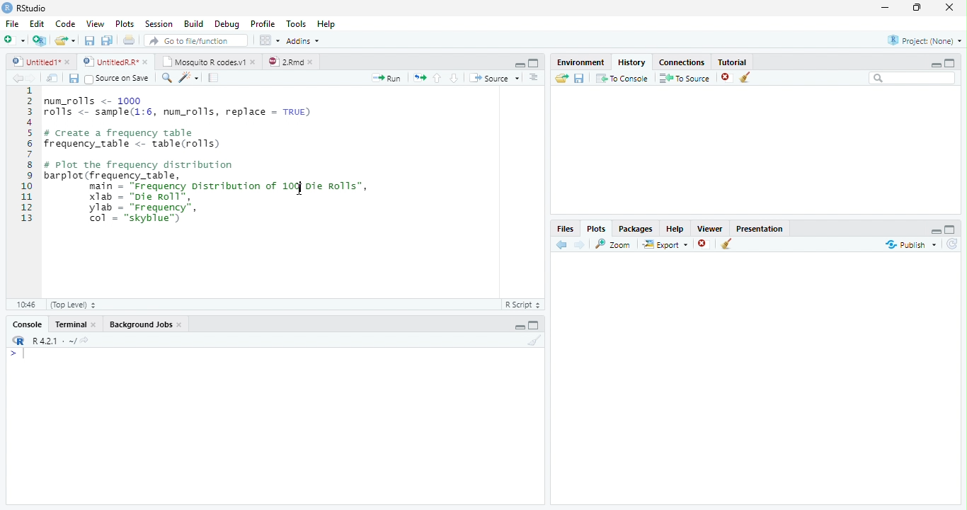  Describe the element at coordinates (40, 62) in the screenshot. I see `Ungitied1*` at that location.